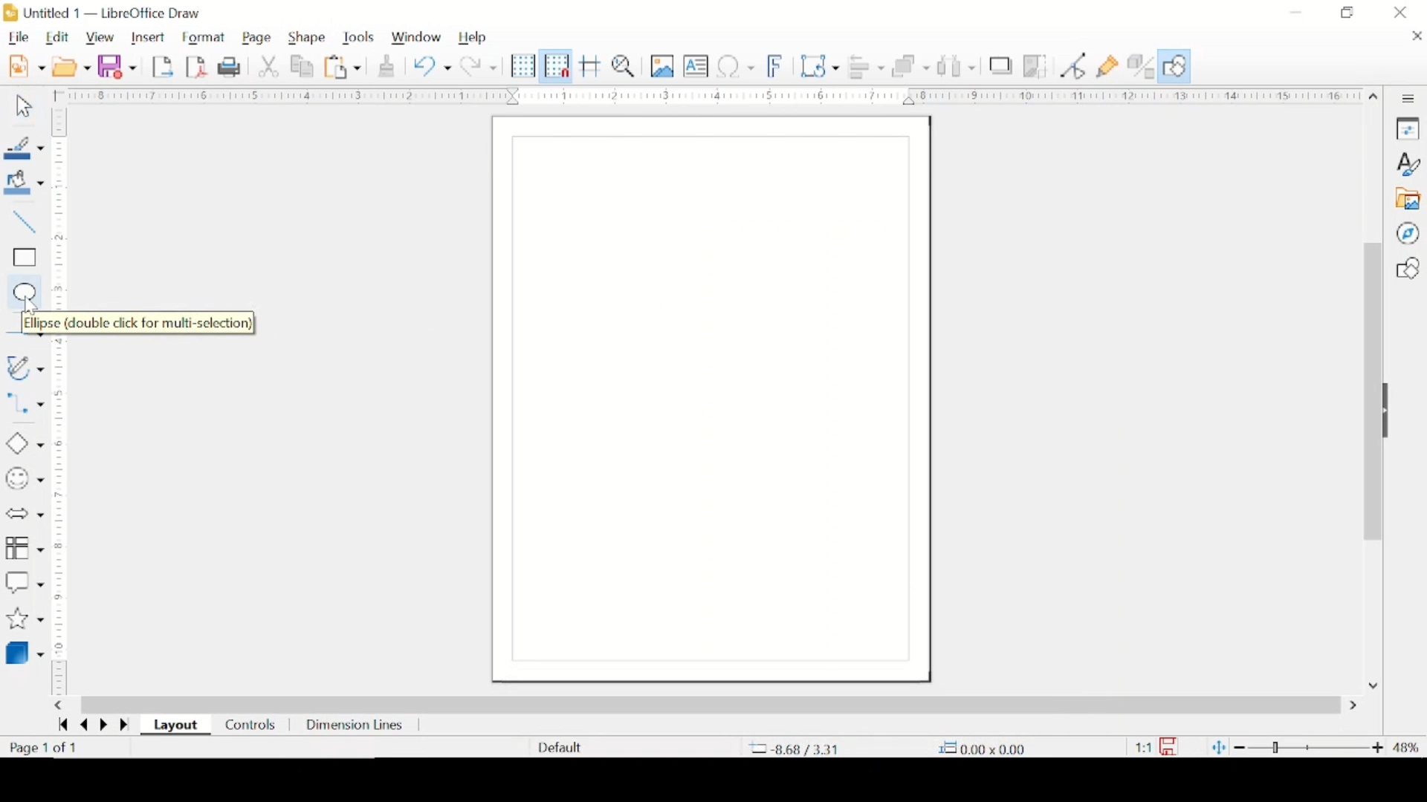 This screenshot has height=802, width=1427. I want to click on scroll right arrow, so click(1353, 705).